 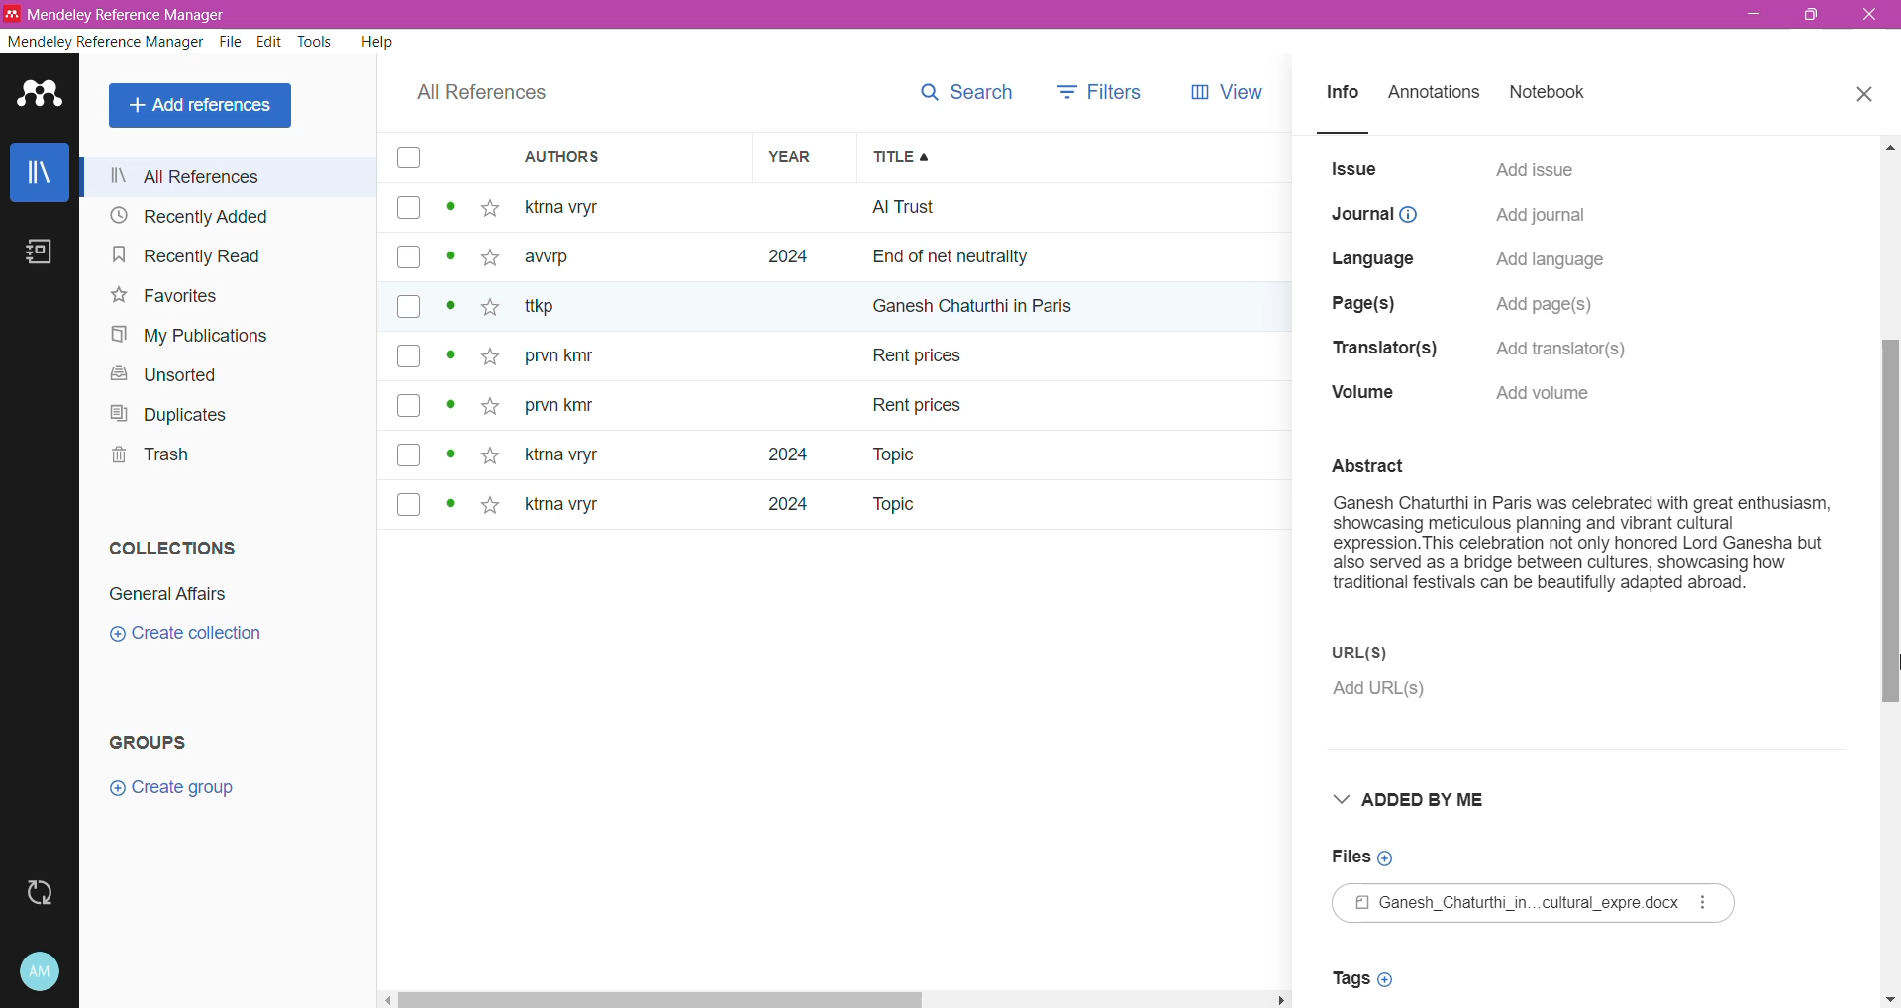 What do you see at coordinates (1367, 299) in the screenshot?
I see `Page(s)` at bounding box center [1367, 299].